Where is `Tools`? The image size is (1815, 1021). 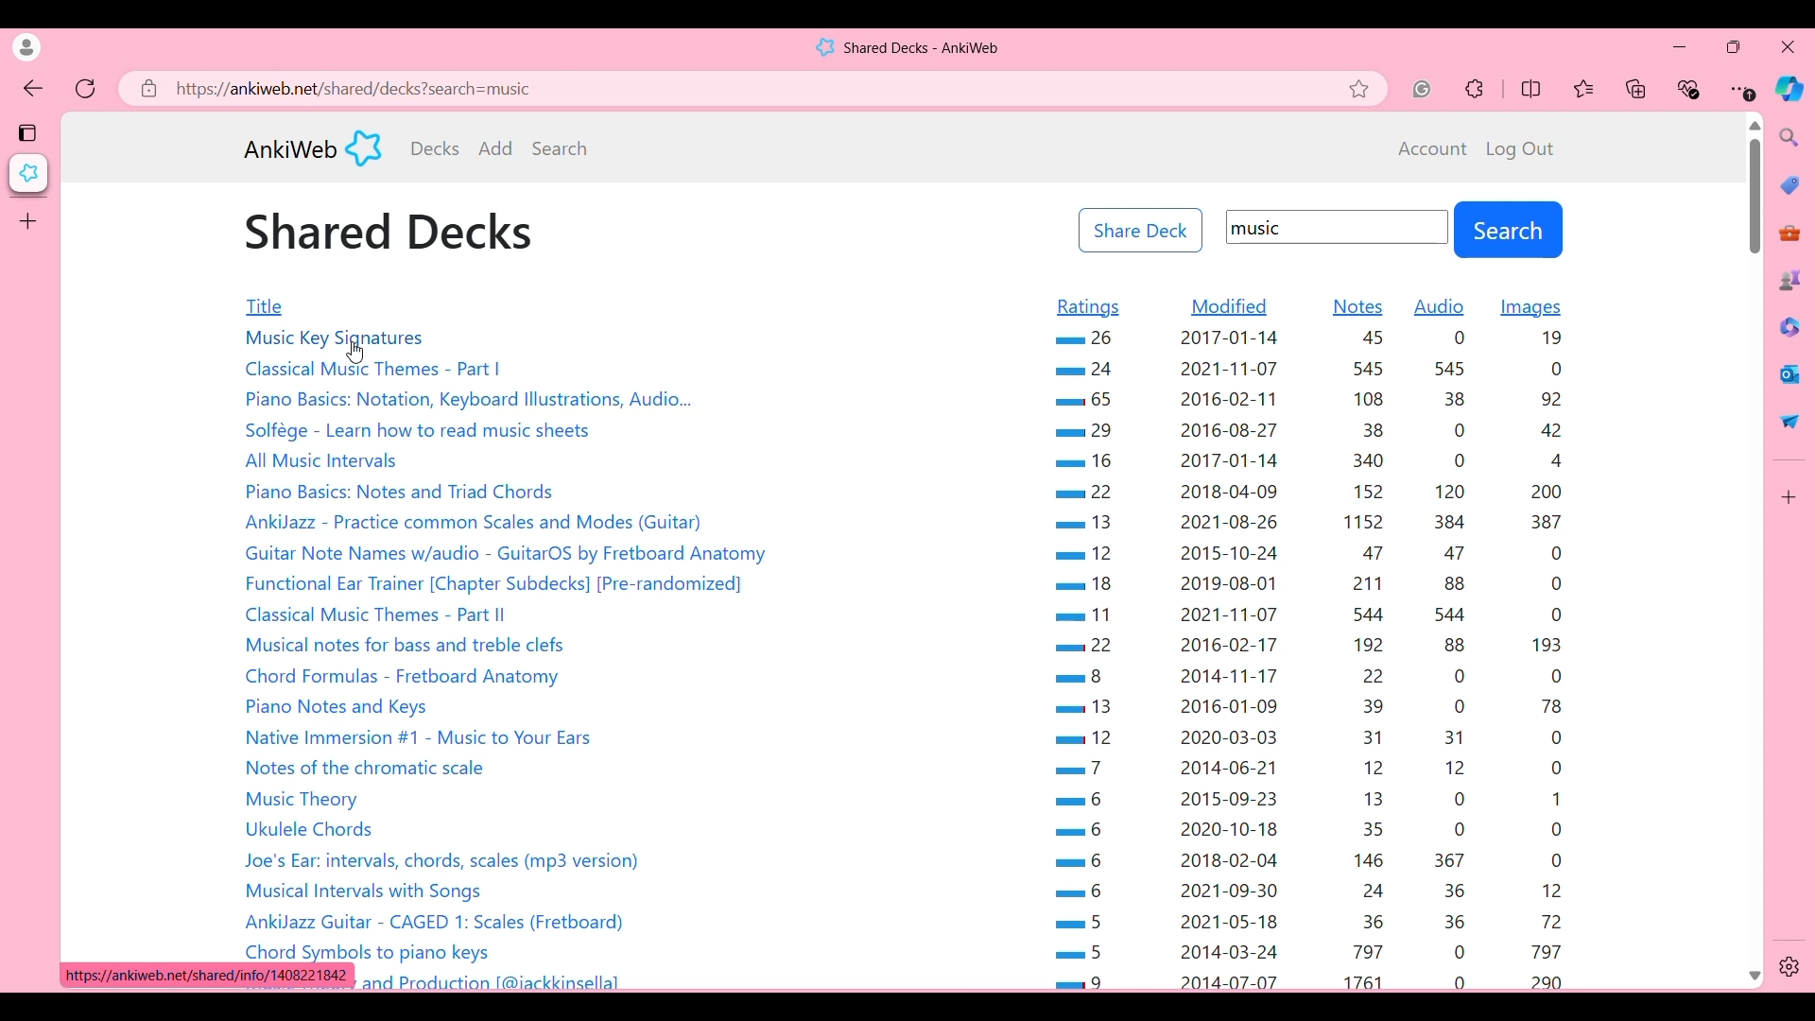
Tools is located at coordinates (1789, 234).